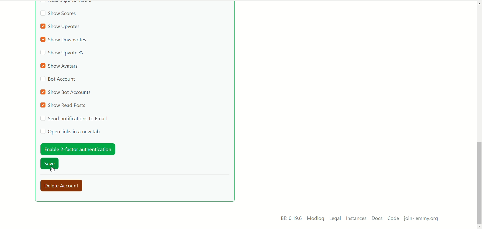 The height and width of the screenshot is (229, 482). I want to click on modlog, so click(316, 219).